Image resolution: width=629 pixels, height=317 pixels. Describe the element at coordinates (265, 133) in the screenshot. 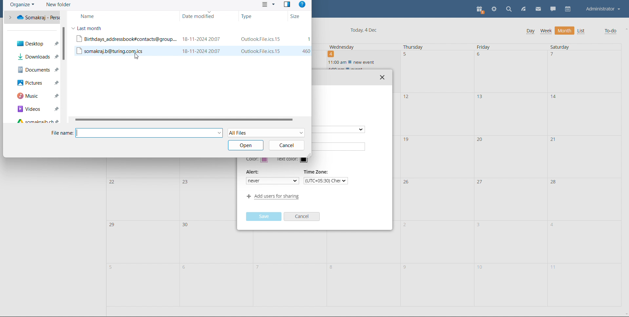

I see `select file type` at that location.